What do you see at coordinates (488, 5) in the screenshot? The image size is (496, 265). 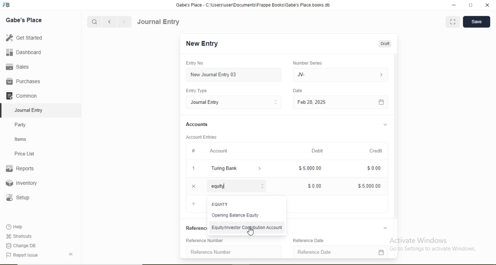 I see `close` at bounding box center [488, 5].